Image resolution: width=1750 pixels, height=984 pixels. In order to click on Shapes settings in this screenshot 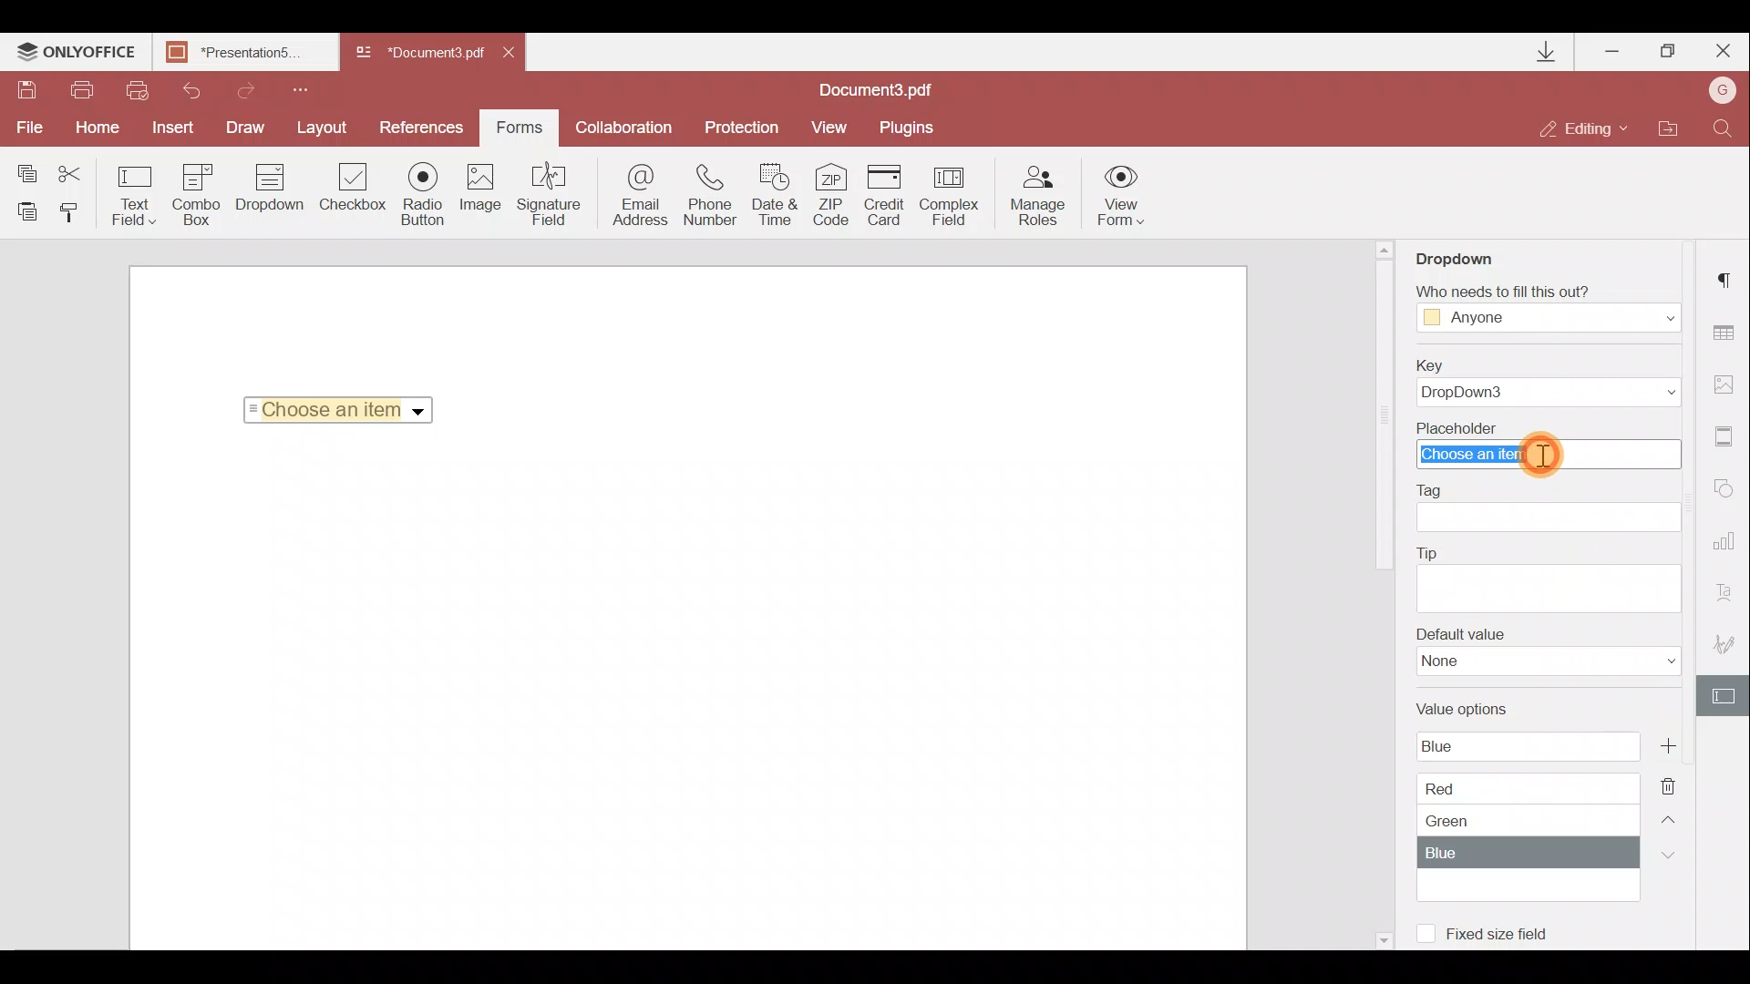, I will do `click(1729, 490)`.